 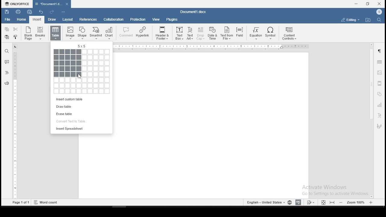 I want to click on Document3.docx, so click(x=194, y=12).